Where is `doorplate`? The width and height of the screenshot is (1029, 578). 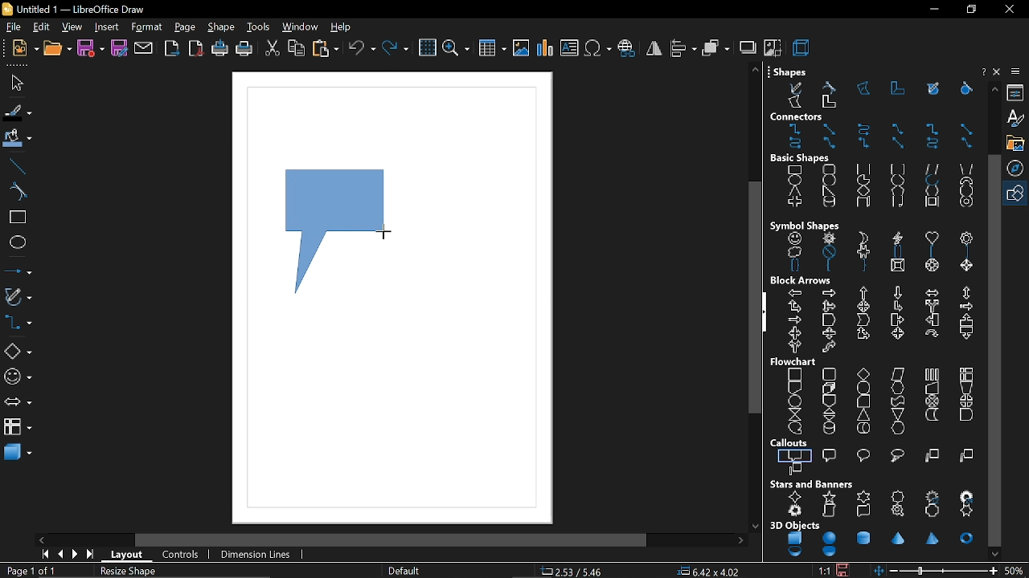 doorplate is located at coordinates (934, 511).